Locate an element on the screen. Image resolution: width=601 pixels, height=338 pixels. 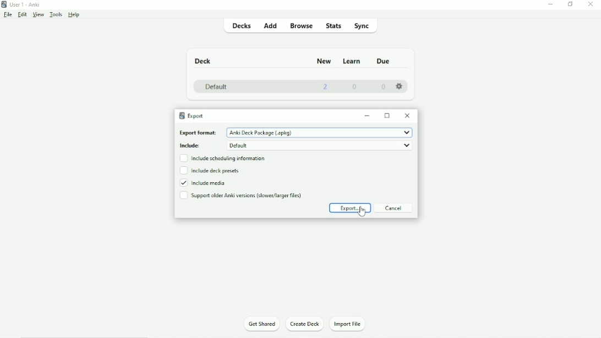
2 is located at coordinates (325, 88).